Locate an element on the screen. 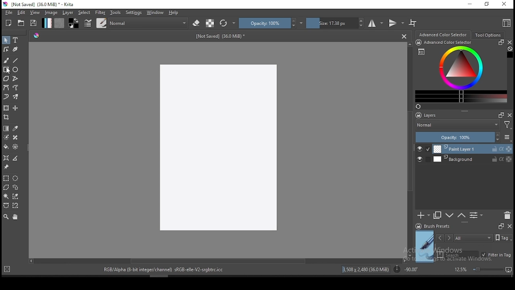 This screenshot has height=290, width=515. icon and file name is located at coordinates (40, 4).